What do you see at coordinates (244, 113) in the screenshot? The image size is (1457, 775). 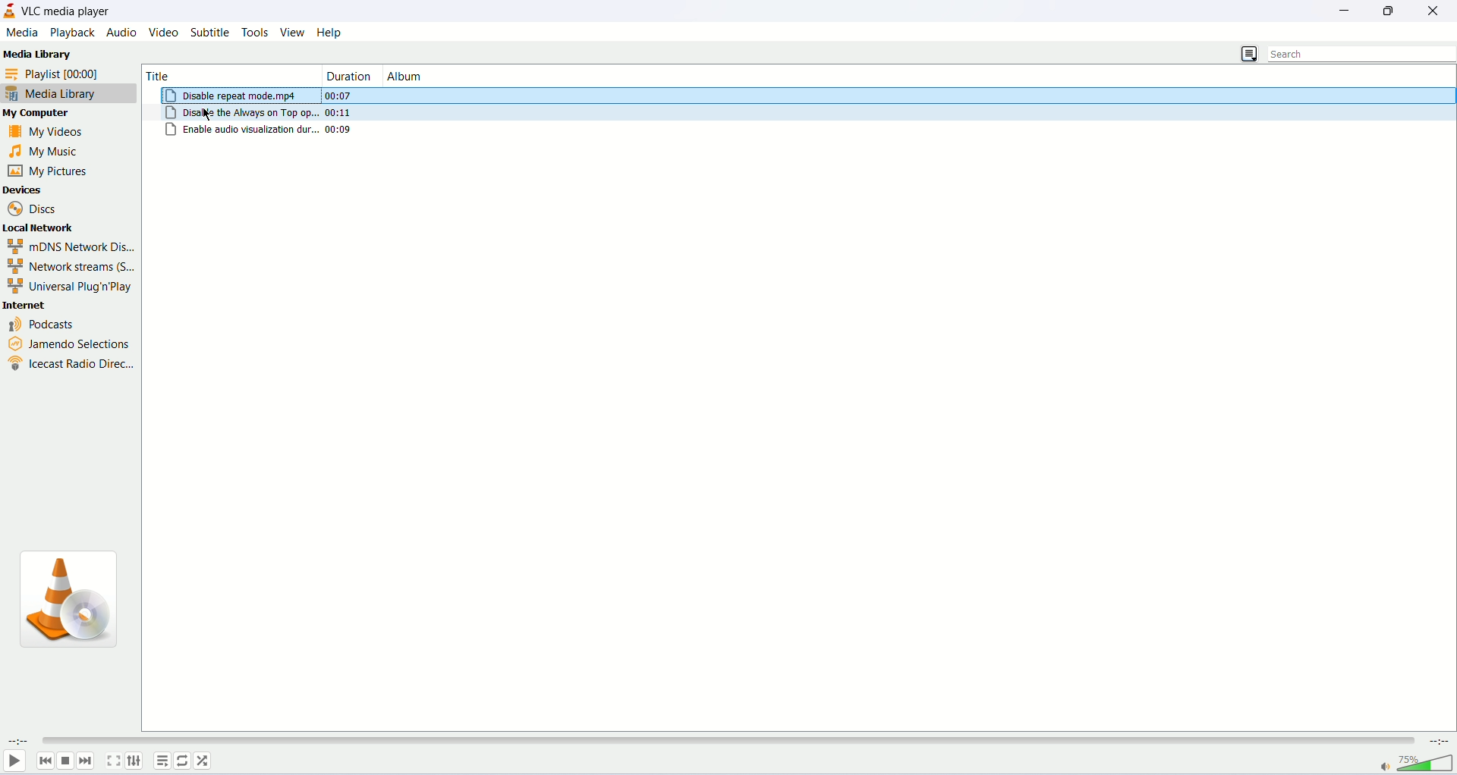 I see `Disable the always on top op..` at bounding box center [244, 113].